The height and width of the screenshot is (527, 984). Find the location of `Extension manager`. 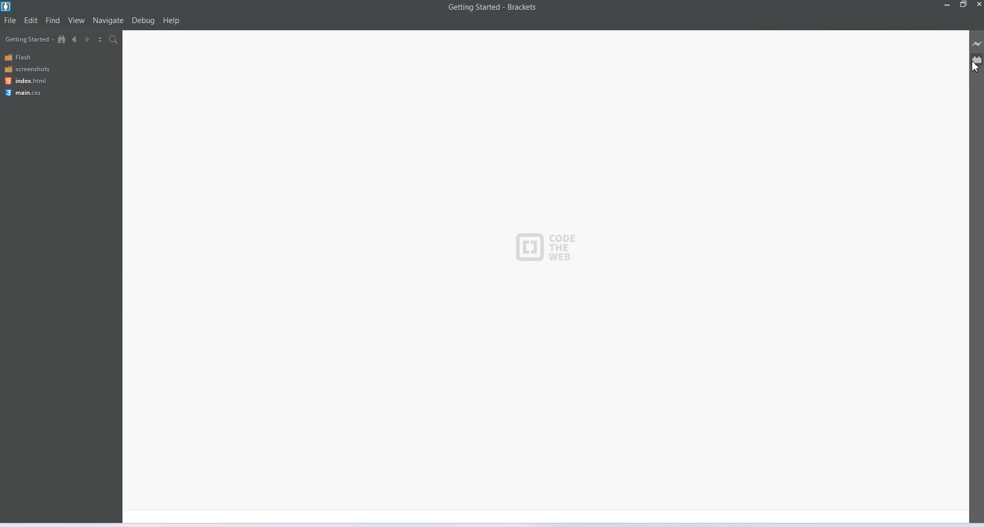

Extension manager is located at coordinates (977, 59).